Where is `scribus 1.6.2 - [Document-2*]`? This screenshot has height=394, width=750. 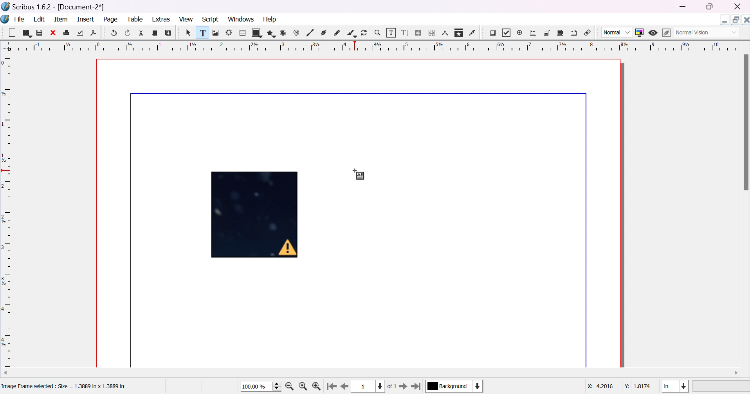
scribus 1.6.2 - [Document-2*] is located at coordinates (54, 7).